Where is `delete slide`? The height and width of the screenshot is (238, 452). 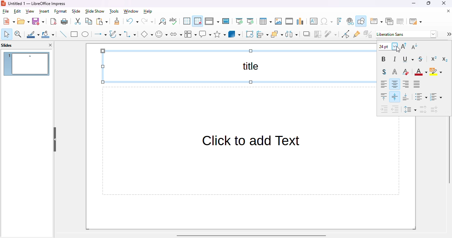
delete slide is located at coordinates (400, 22).